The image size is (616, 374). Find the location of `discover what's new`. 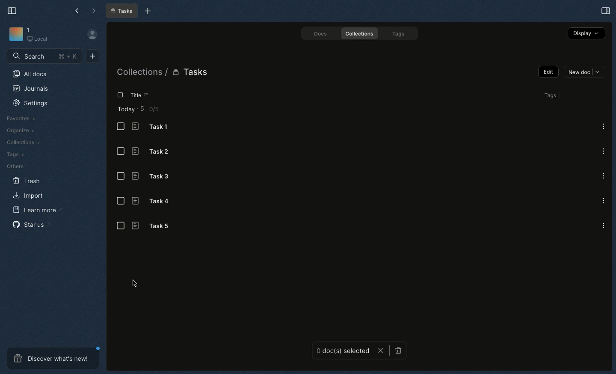

discover what's new is located at coordinates (53, 359).